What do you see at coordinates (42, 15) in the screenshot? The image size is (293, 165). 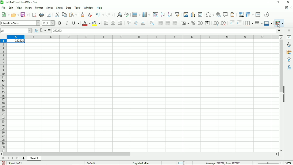 I see `Print` at bounding box center [42, 15].